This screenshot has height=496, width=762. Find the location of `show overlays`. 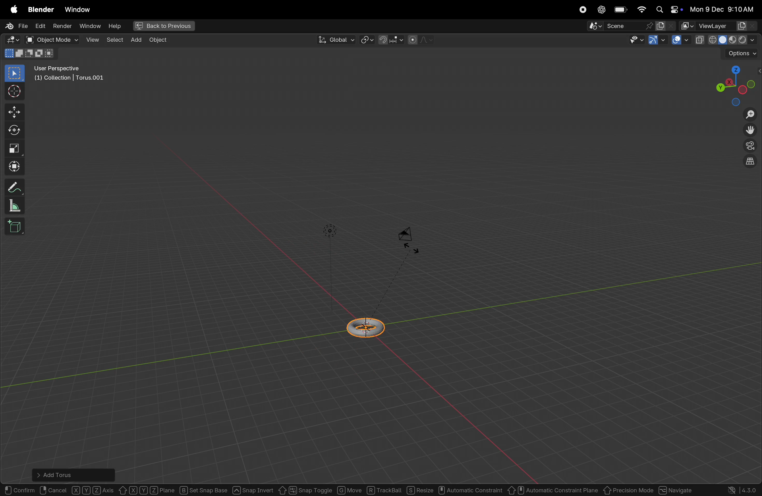

show overlays is located at coordinates (681, 40).